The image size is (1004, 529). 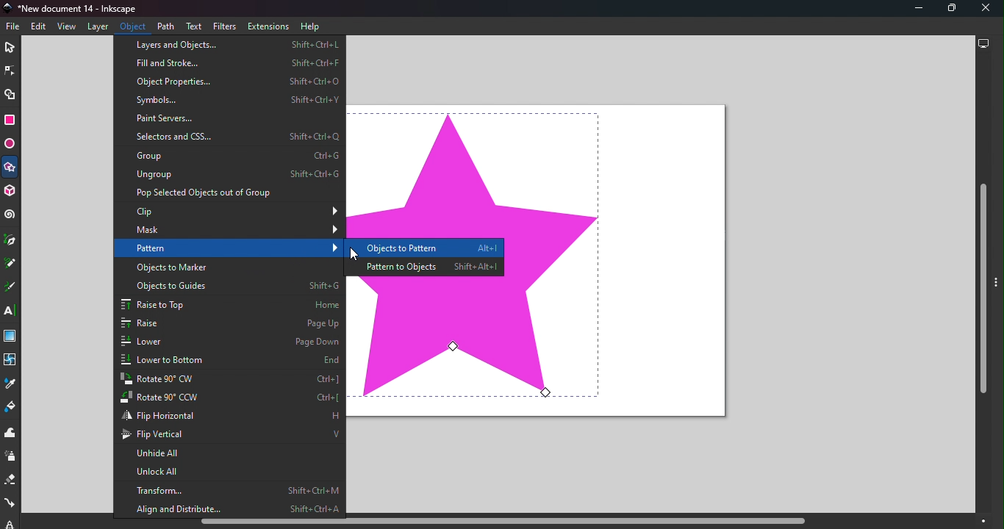 I want to click on Node tool, so click(x=9, y=71).